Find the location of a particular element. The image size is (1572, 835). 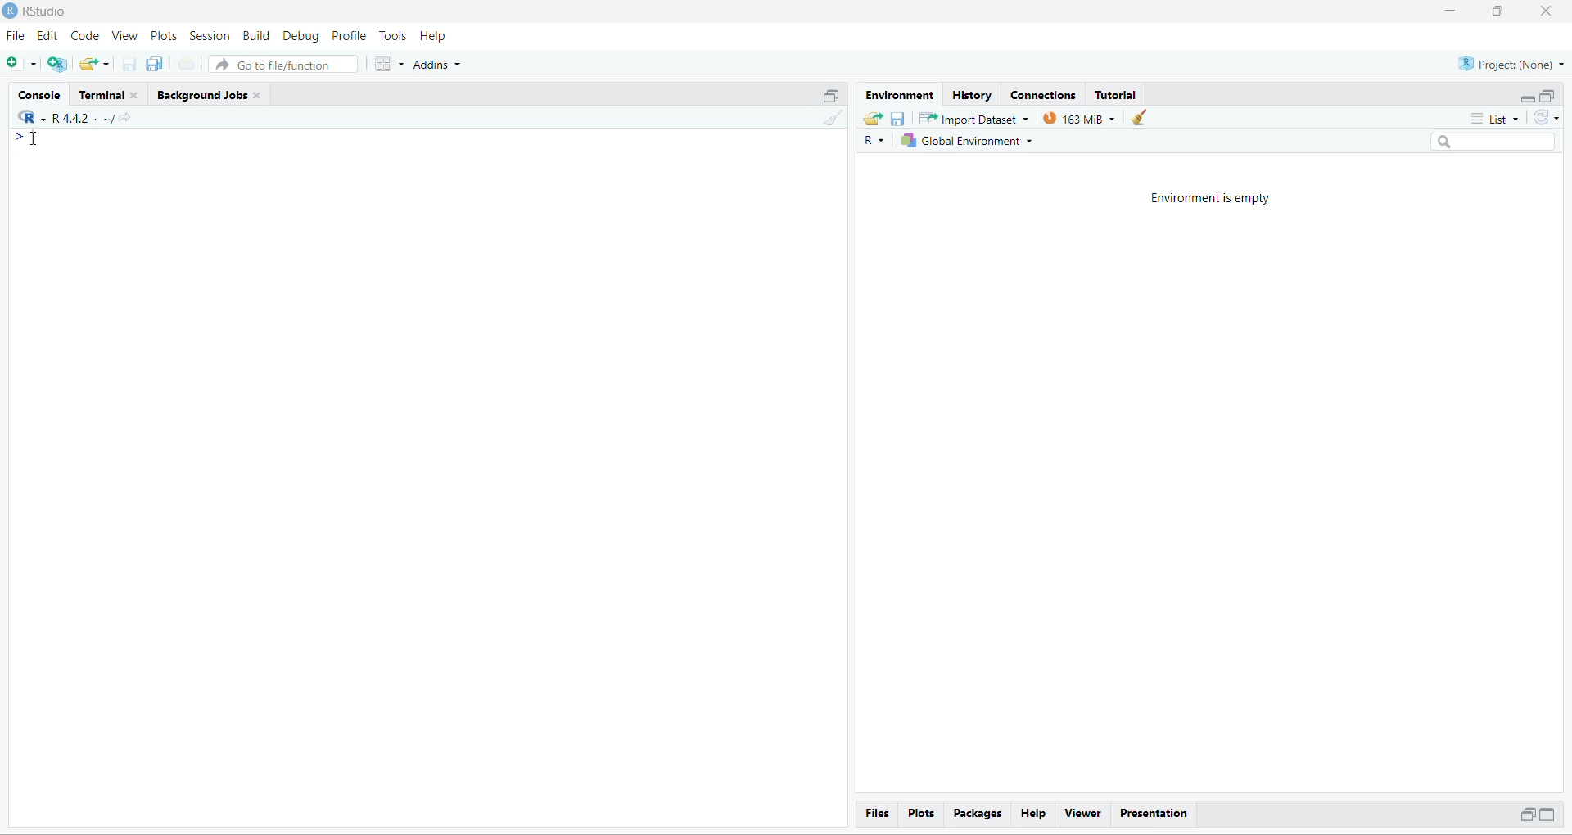

View is located at coordinates (124, 36).